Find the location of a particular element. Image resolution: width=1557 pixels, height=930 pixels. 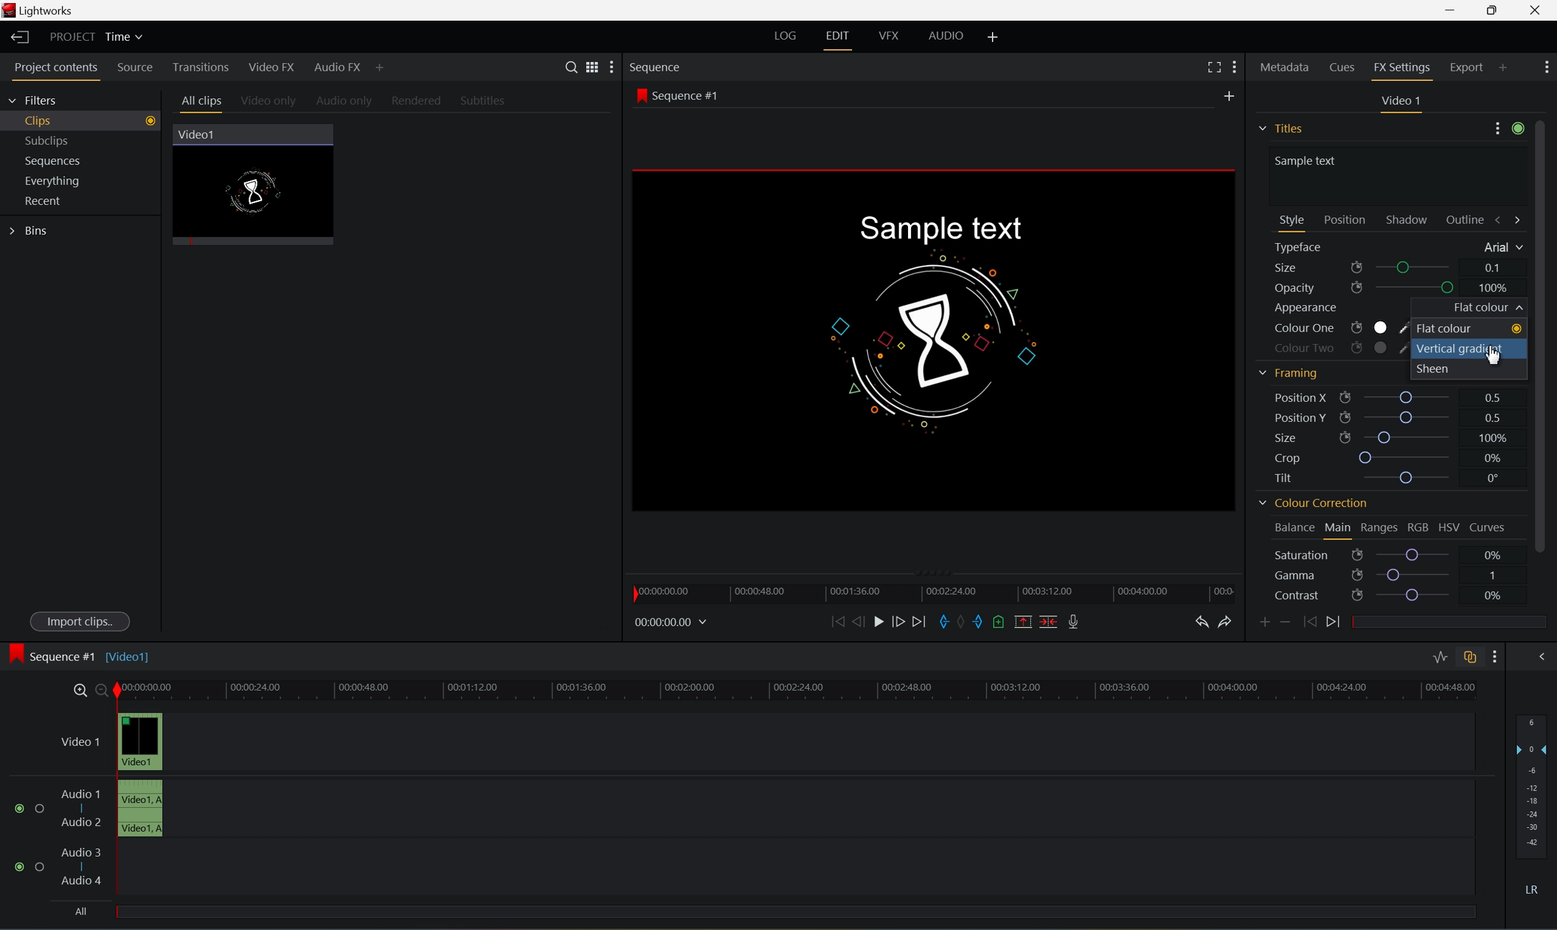

more is located at coordinates (1547, 65).